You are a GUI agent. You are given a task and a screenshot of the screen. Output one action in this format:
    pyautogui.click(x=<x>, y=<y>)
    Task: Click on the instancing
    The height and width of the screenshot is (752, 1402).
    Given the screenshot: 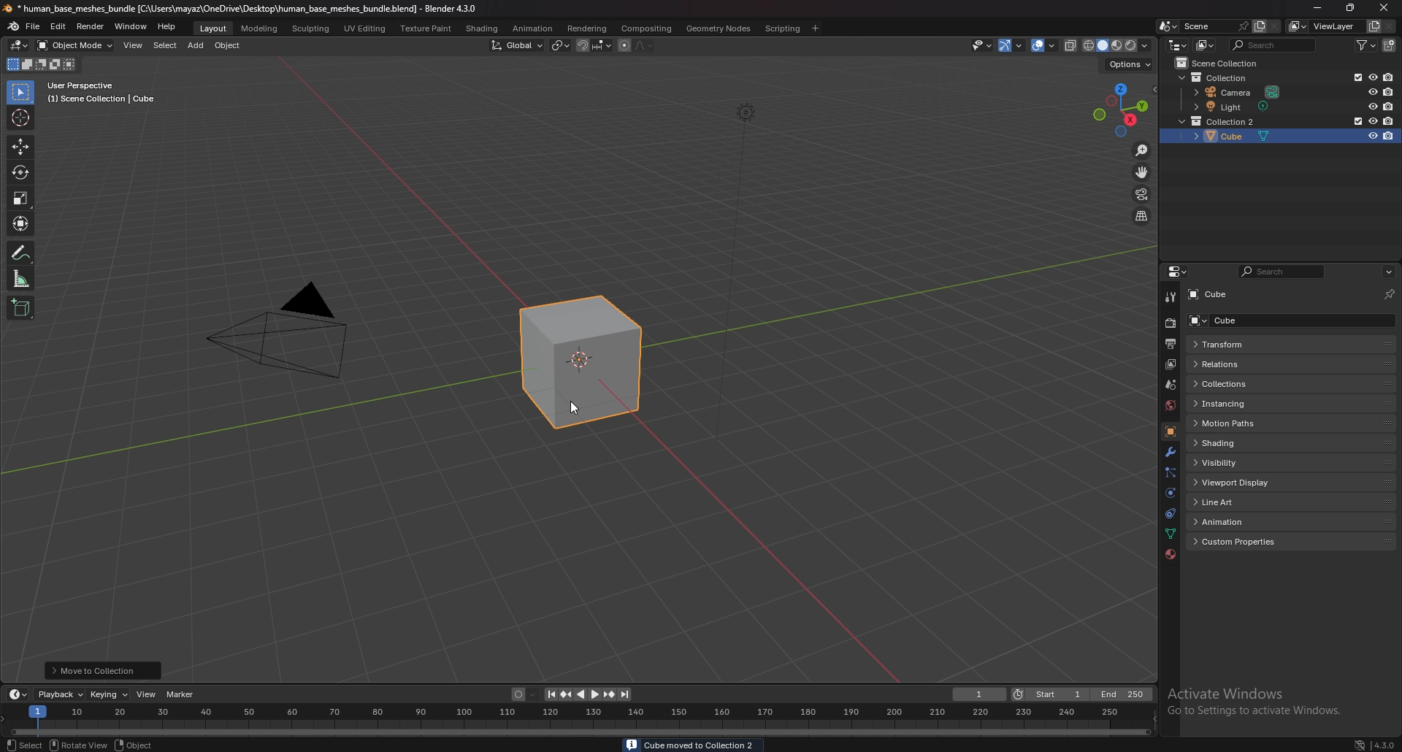 What is the action you would take?
    pyautogui.click(x=1241, y=403)
    